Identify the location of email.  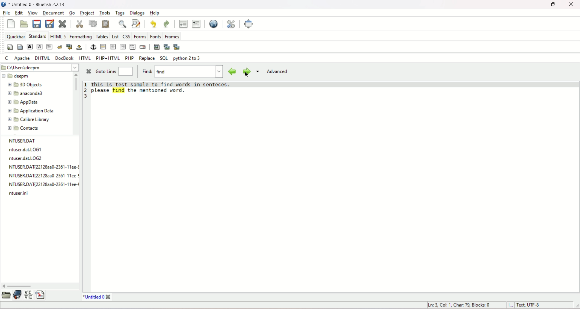
(143, 47).